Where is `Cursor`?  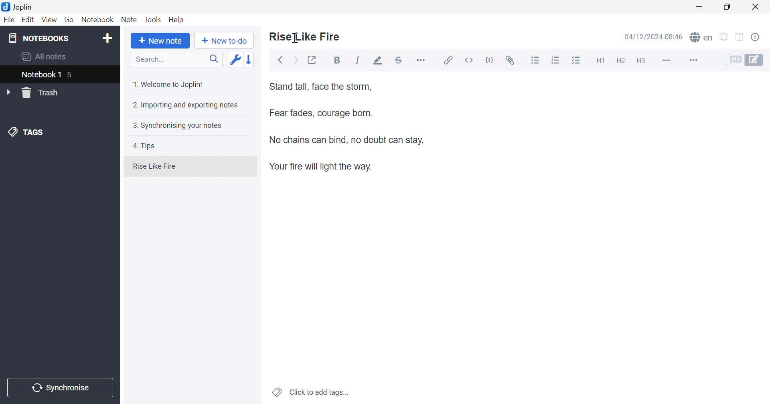 Cursor is located at coordinates (294, 37).